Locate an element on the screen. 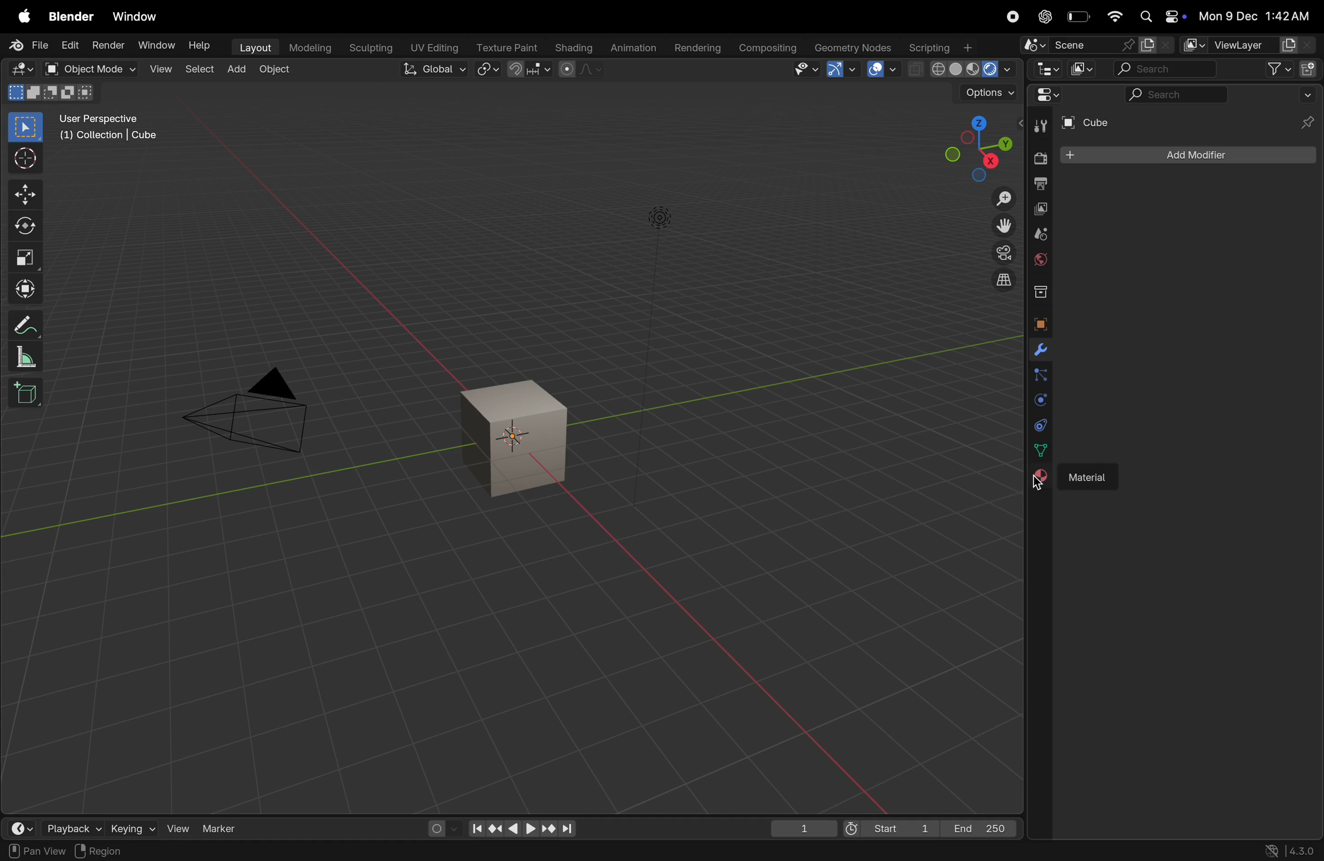 This screenshot has height=861, width=1324. object mode is located at coordinates (88, 69).